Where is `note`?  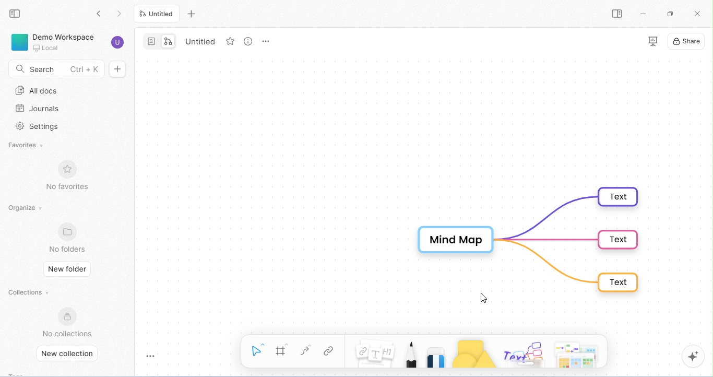
note is located at coordinates (376, 354).